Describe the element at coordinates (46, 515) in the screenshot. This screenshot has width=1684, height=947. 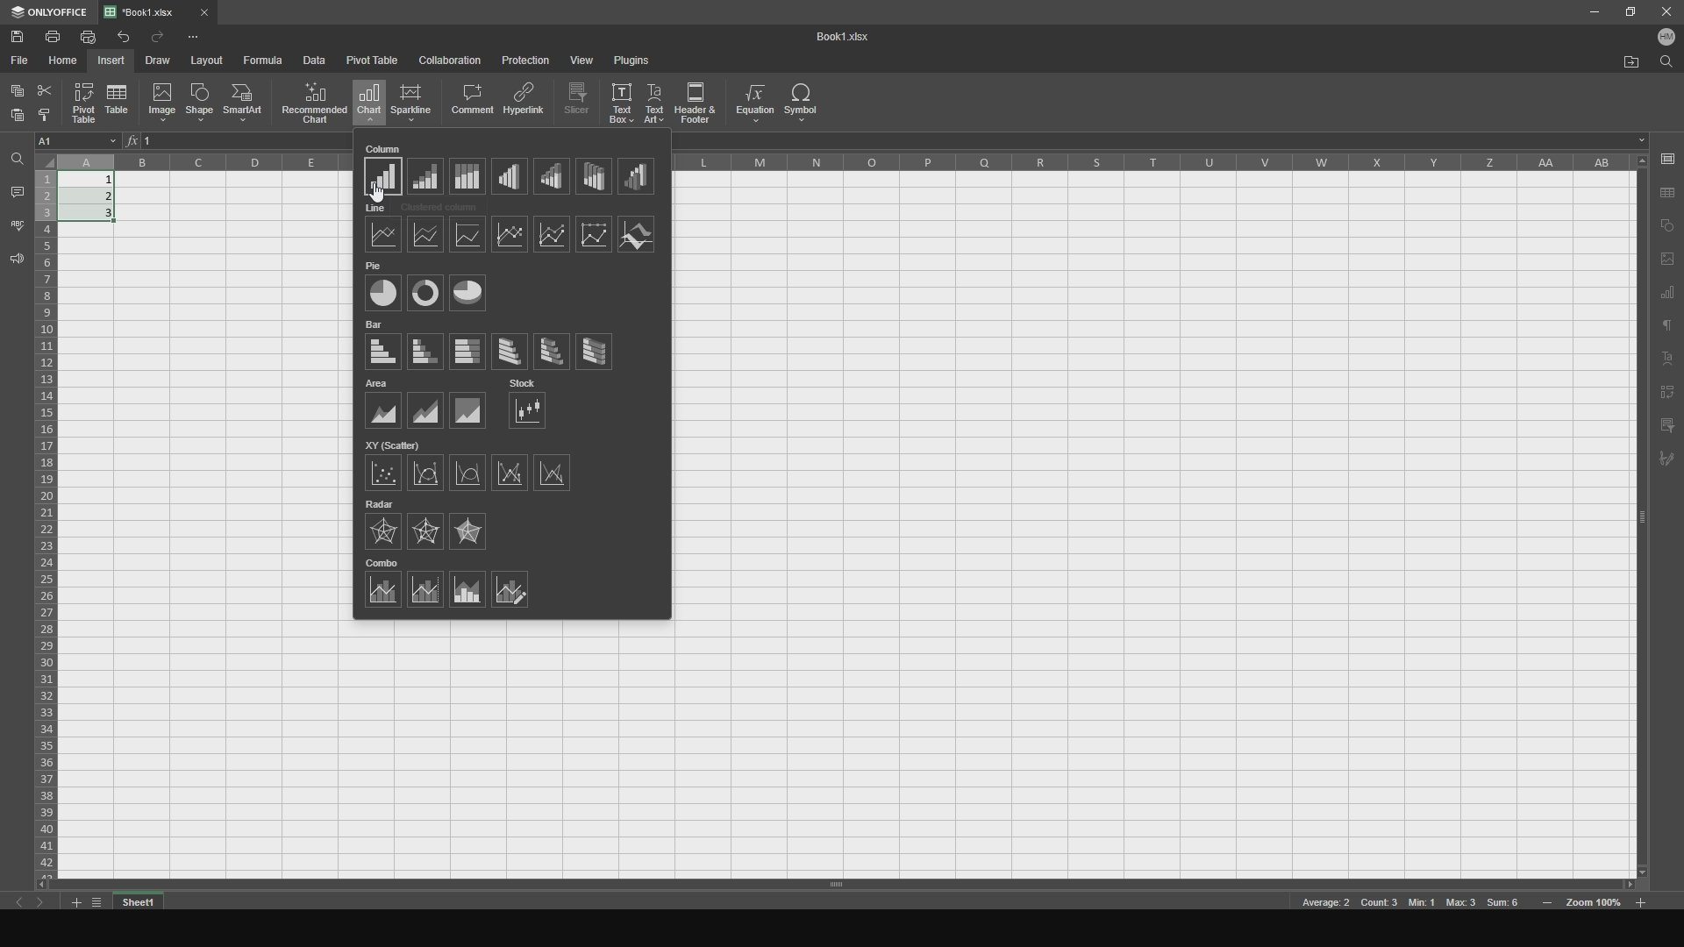
I see `cells` at that location.